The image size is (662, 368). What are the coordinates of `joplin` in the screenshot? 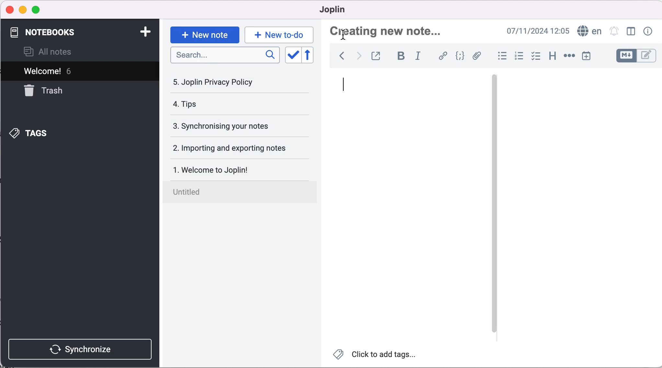 It's located at (342, 10).